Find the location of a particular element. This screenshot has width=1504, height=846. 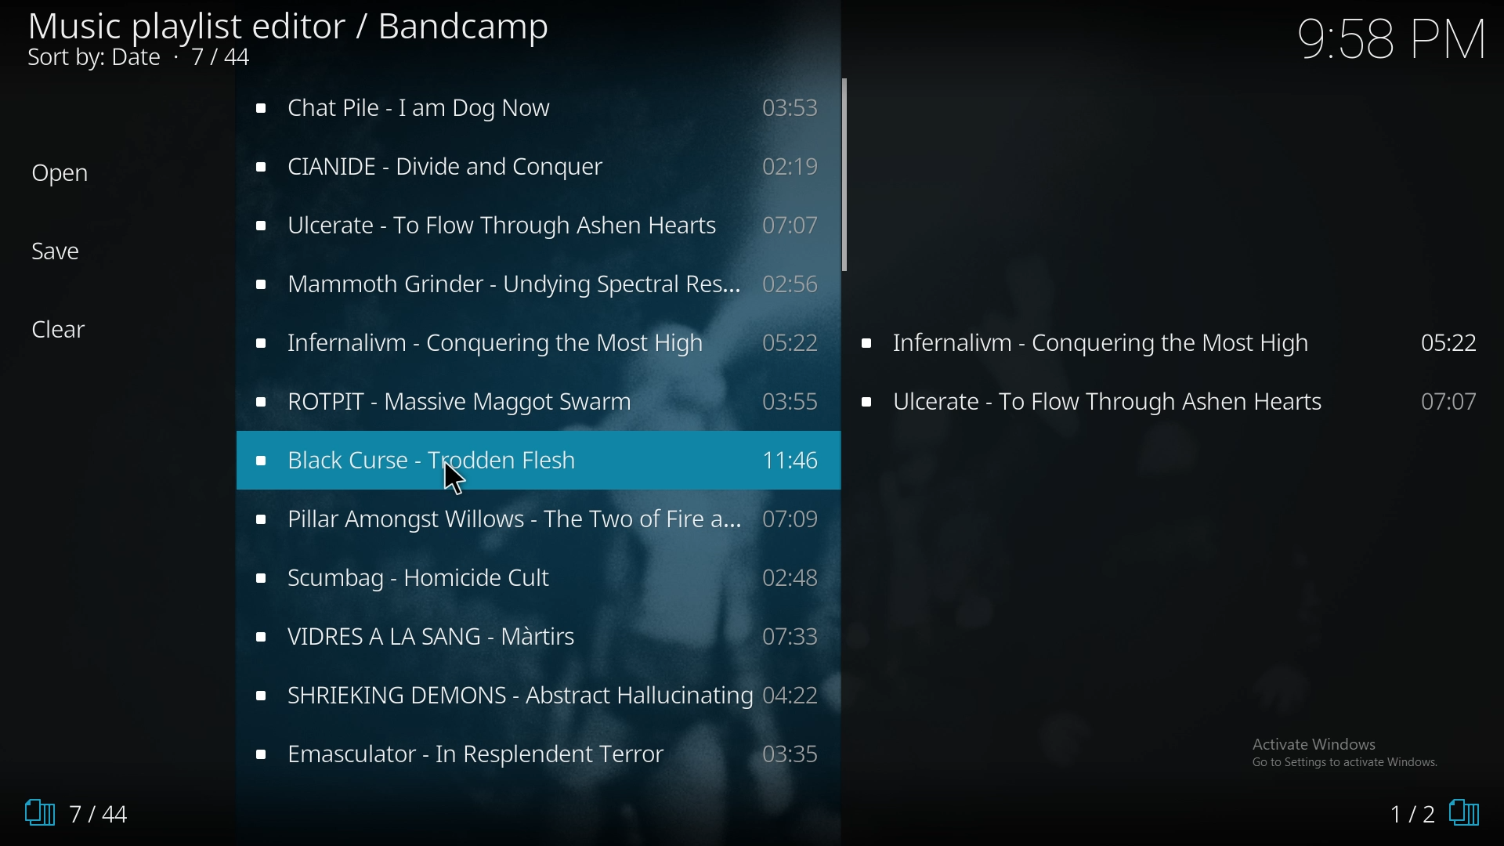

music is located at coordinates (541, 693).